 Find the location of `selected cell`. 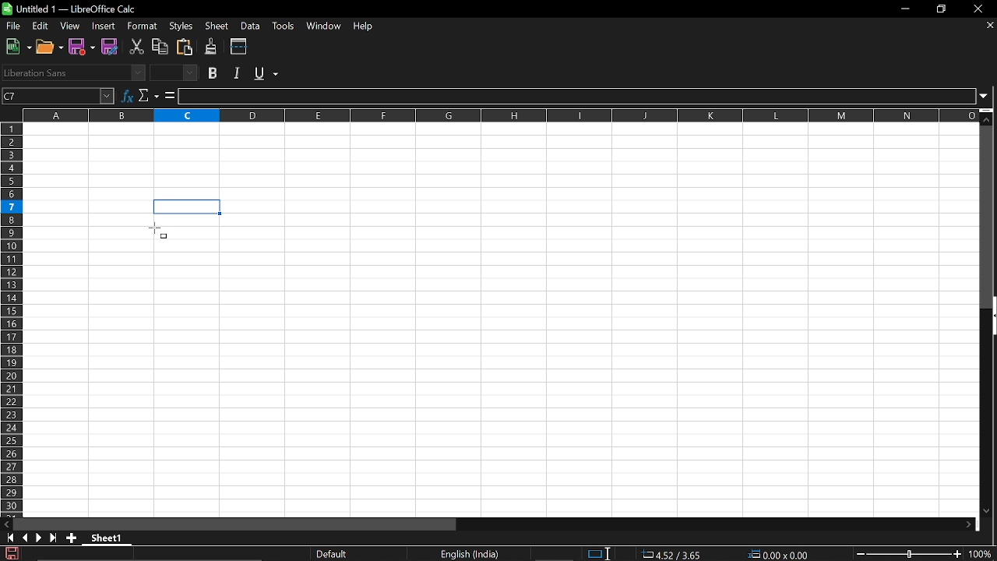

selected cell is located at coordinates (188, 207).